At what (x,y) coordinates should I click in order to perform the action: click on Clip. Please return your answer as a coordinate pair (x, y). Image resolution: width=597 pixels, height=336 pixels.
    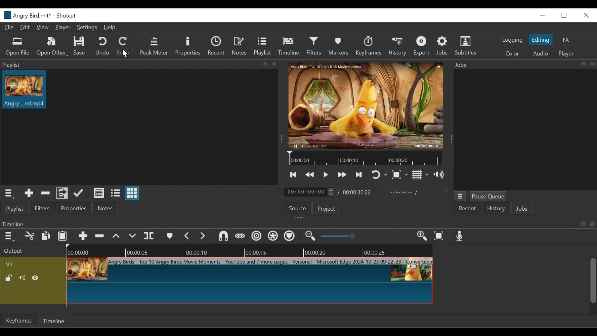
    Looking at the image, I should click on (26, 89).